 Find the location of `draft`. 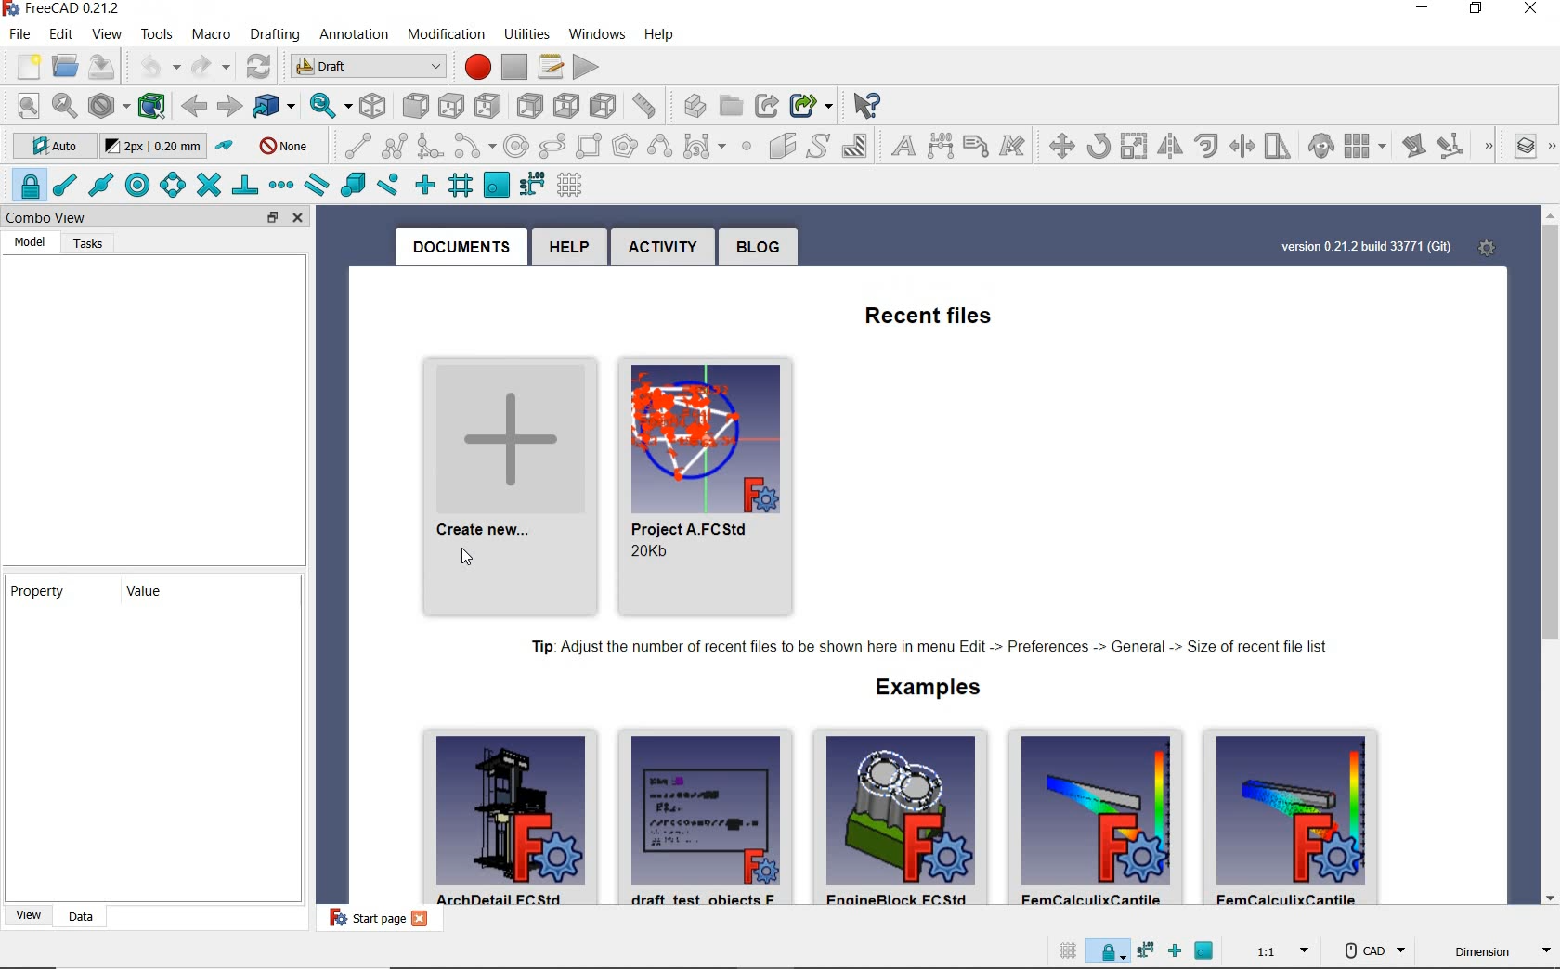

draft is located at coordinates (372, 67).